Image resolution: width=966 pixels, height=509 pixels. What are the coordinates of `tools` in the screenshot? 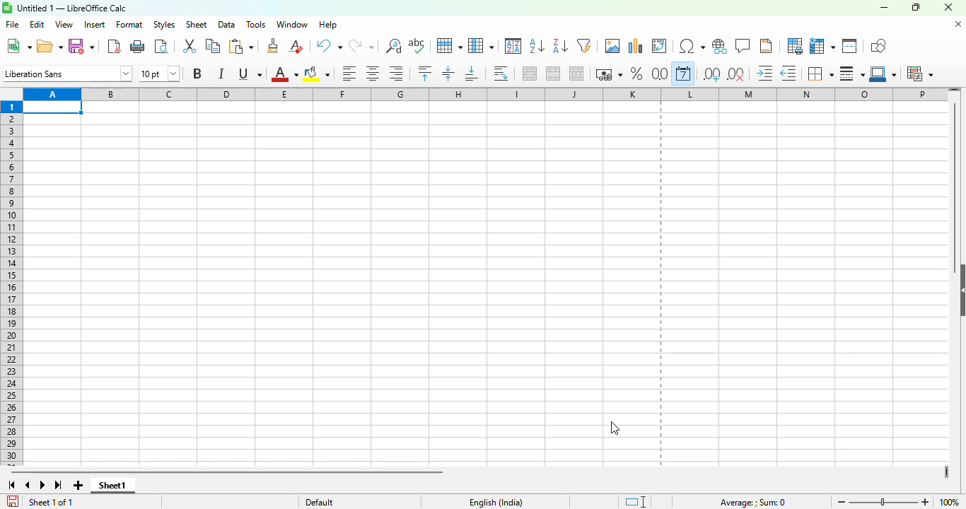 It's located at (256, 24).